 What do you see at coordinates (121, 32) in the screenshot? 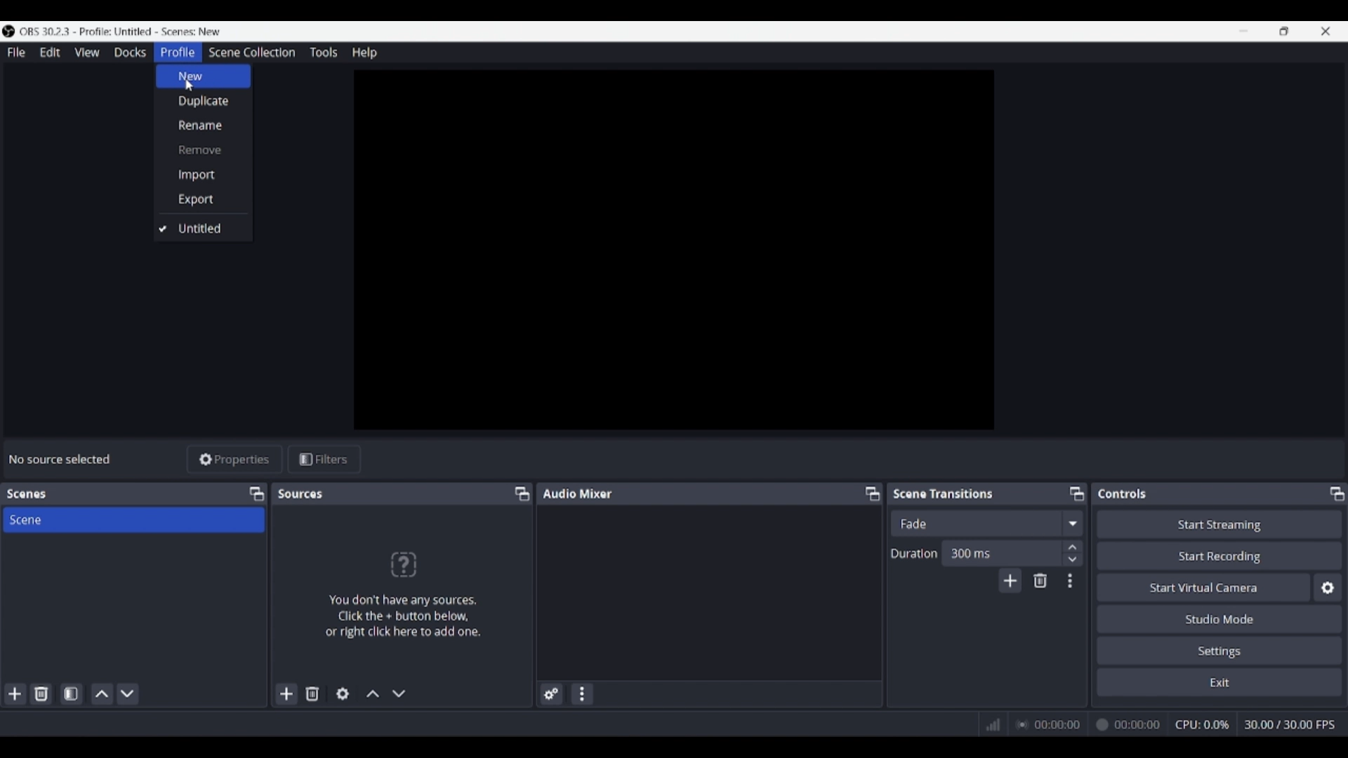
I see `Software and project name` at bounding box center [121, 32].